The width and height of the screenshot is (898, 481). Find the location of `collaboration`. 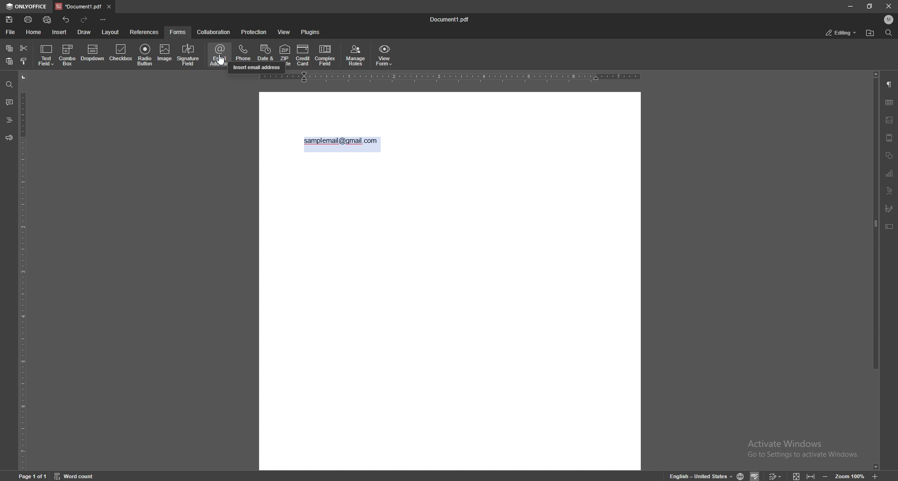

collaboration is located at coordinates (214, 32).